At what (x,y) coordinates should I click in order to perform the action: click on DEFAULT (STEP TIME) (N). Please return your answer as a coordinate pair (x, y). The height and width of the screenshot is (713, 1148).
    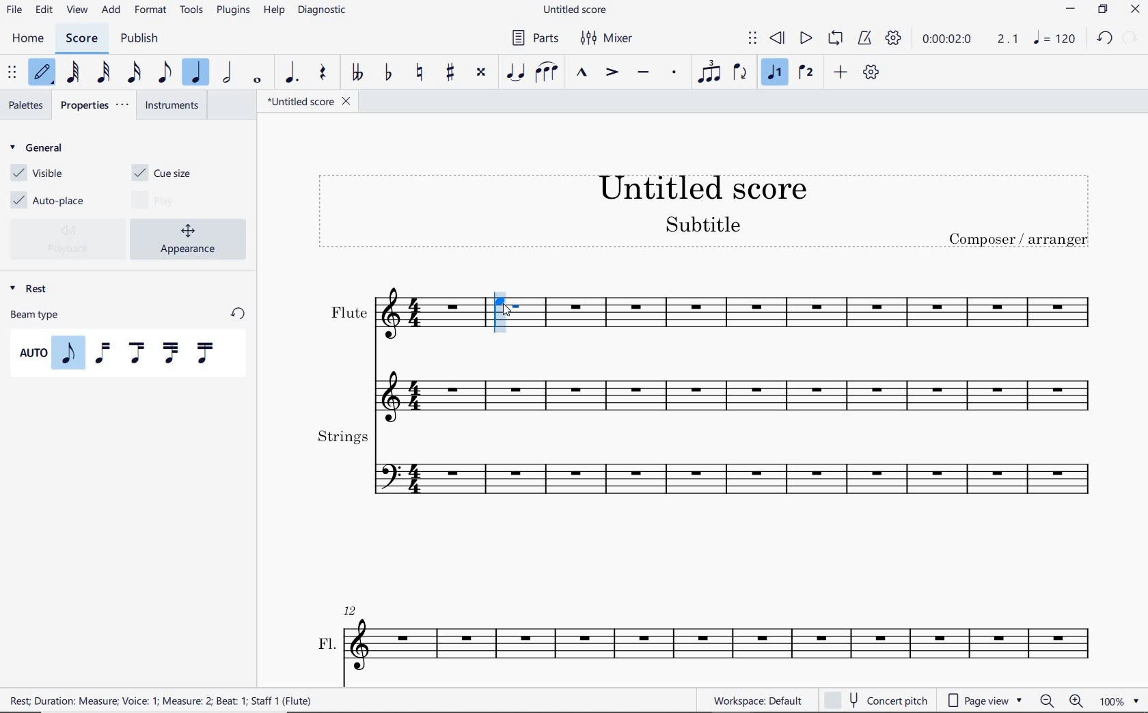
    Looking at the image, I should click on (42, 73).